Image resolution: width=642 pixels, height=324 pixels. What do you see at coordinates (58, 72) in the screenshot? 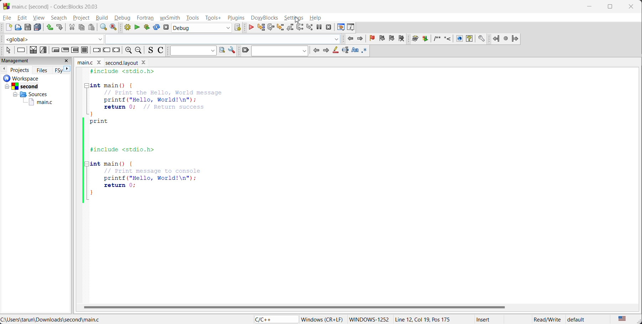
I see `FSy` at bounding box center [58, 72].